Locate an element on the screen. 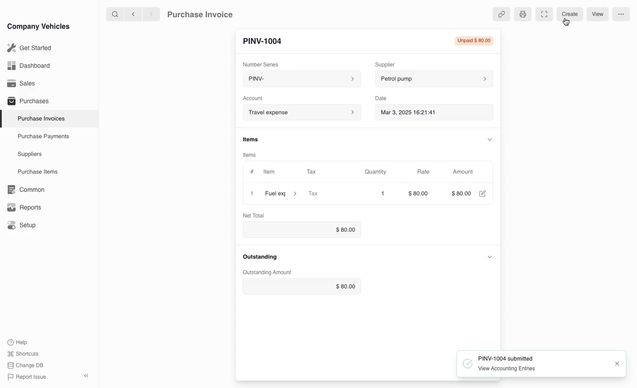  Date is located at coordinates (381, 98).